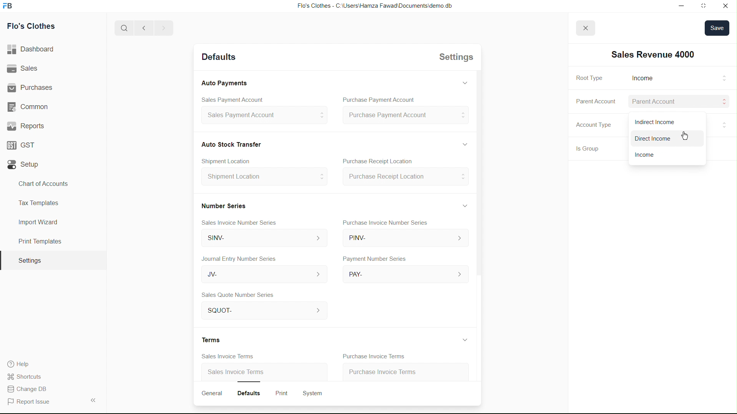 This screenshot has width=737, height=414. Describe the element at coordinates (724, 123) in the screenshot. I see `cursor` at that location.